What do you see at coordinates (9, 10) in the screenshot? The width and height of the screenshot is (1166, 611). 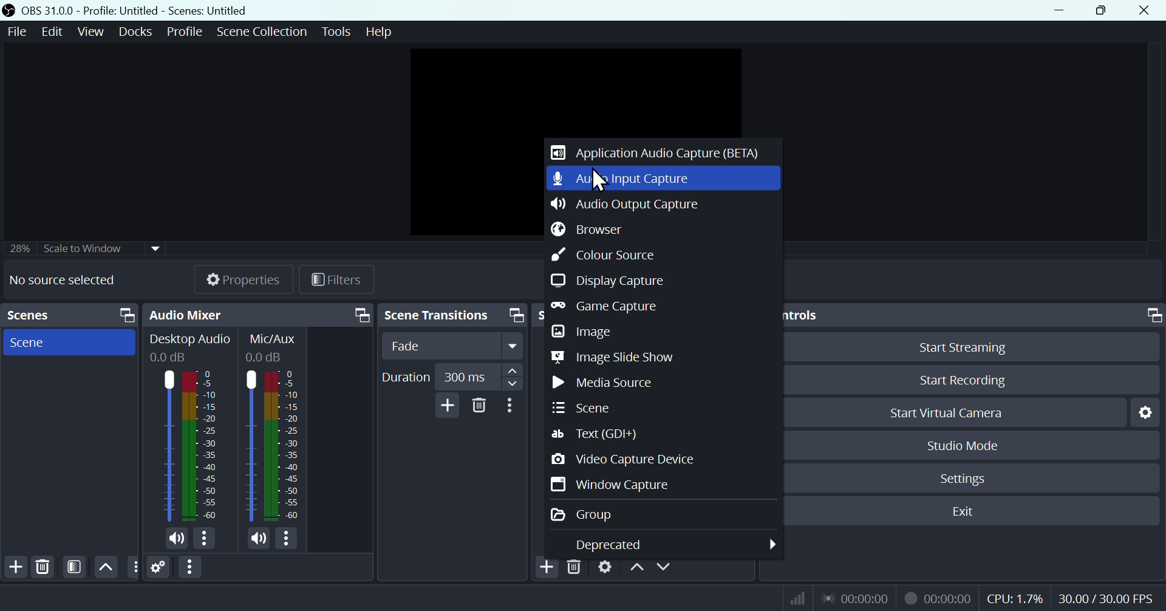 I see `OBS Studio Desktop Icon` at bounding box center [9, 10].